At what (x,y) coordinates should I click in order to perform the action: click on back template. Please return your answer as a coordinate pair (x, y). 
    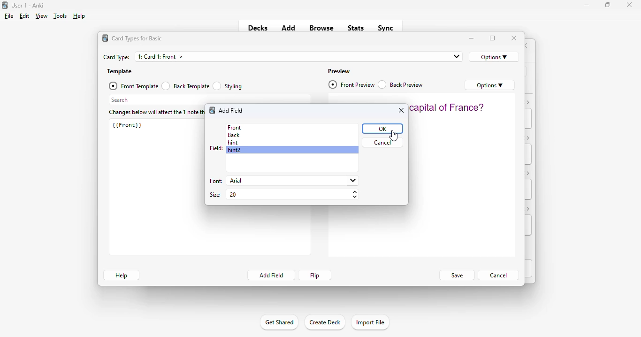
    Looking at the image, I should click on (185, 86).